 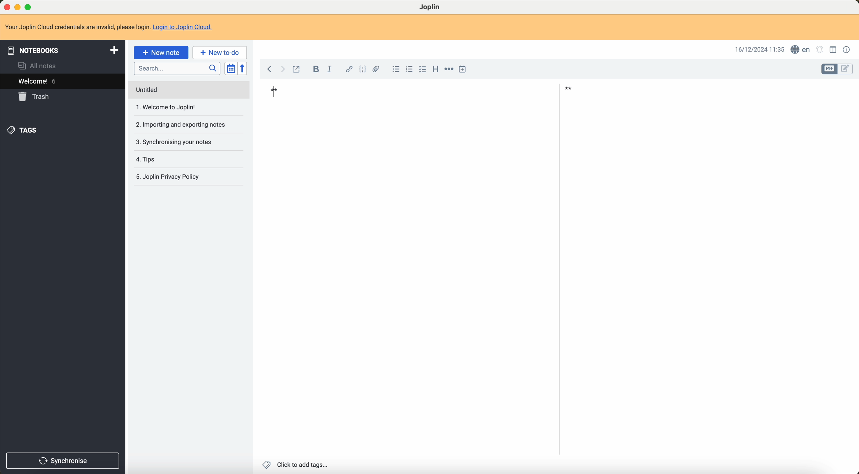 I want to click on toggle editor layout, so click(x=833, y=51).